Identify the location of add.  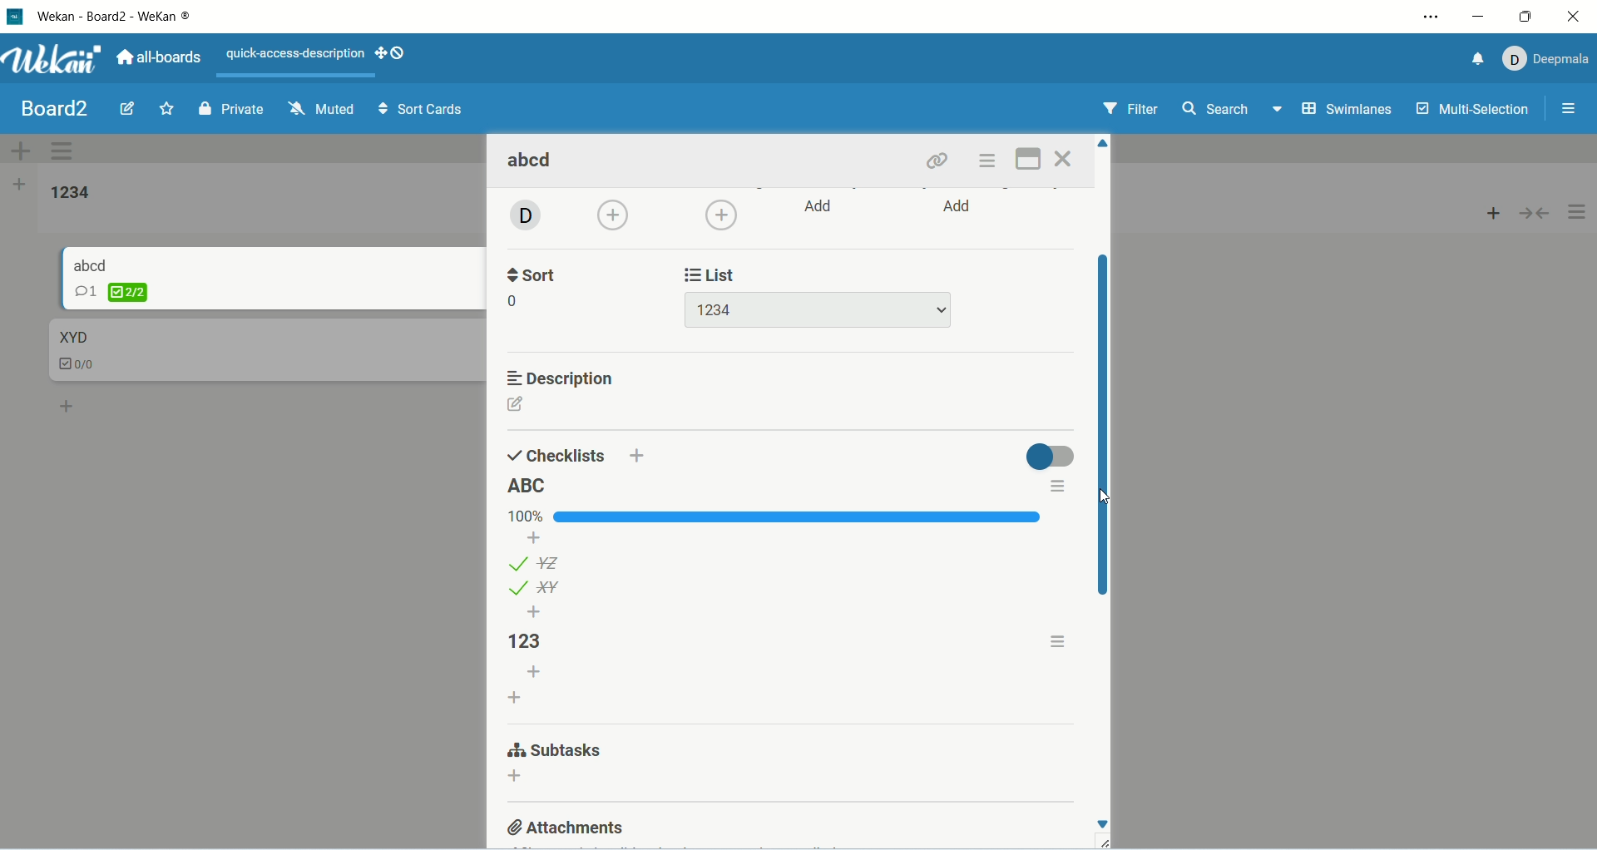
(535, 612).